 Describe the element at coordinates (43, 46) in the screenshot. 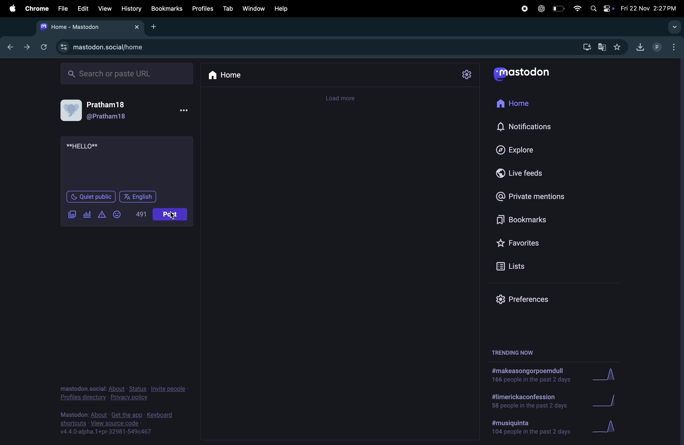

I see `refresh` at that location.